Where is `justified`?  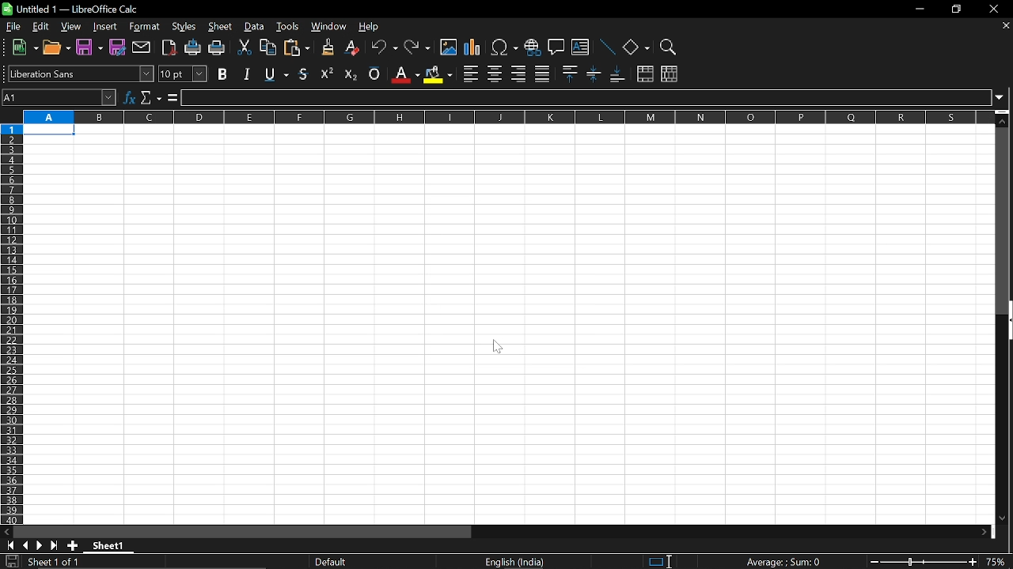 justified is located at coordinates (543, 74).